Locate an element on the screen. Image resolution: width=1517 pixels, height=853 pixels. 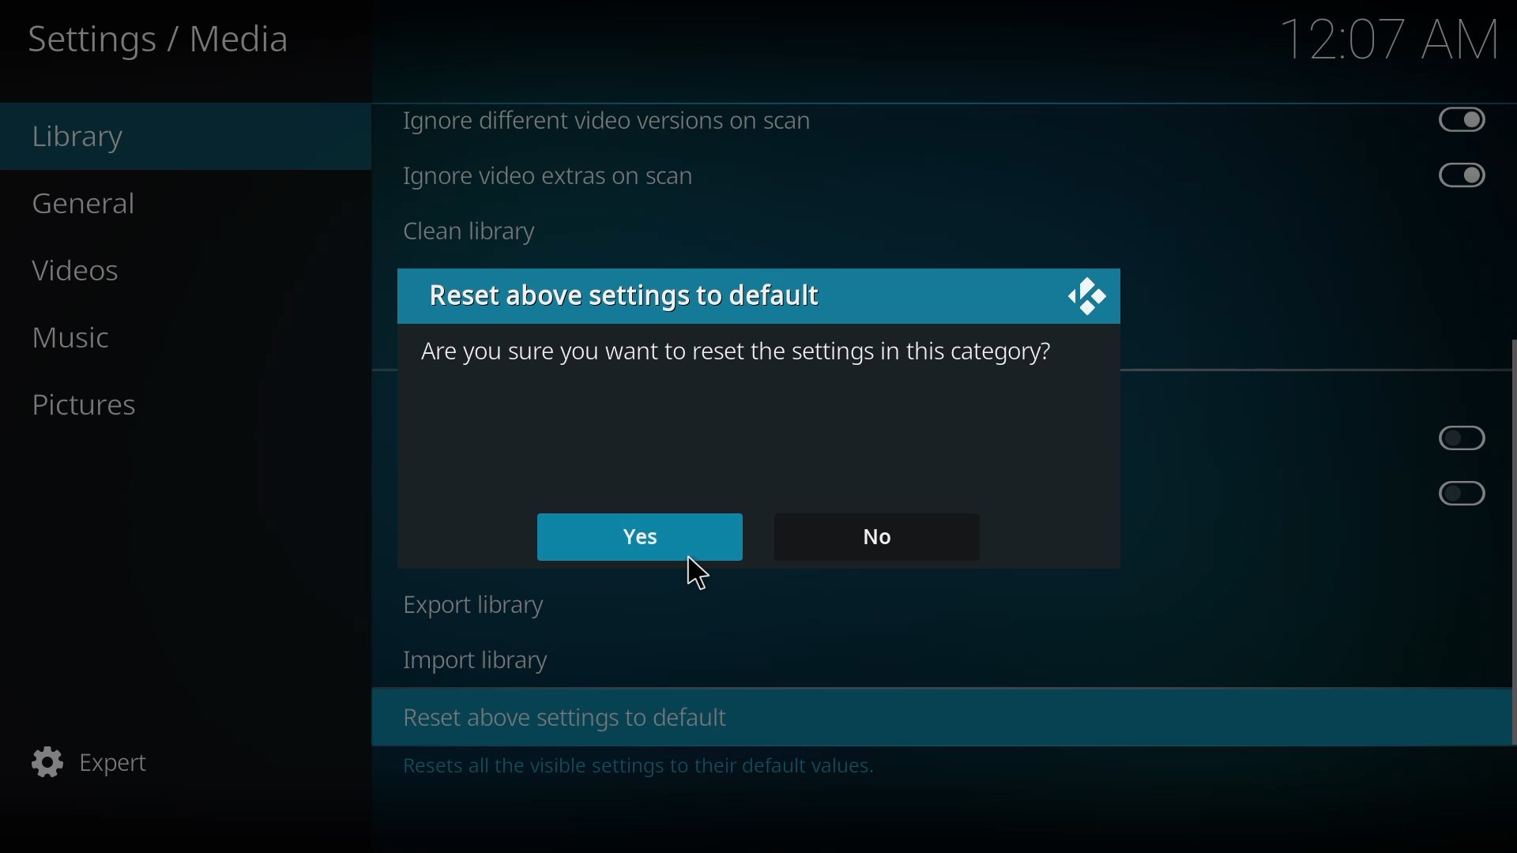
music is located at coordinates (70, 337).